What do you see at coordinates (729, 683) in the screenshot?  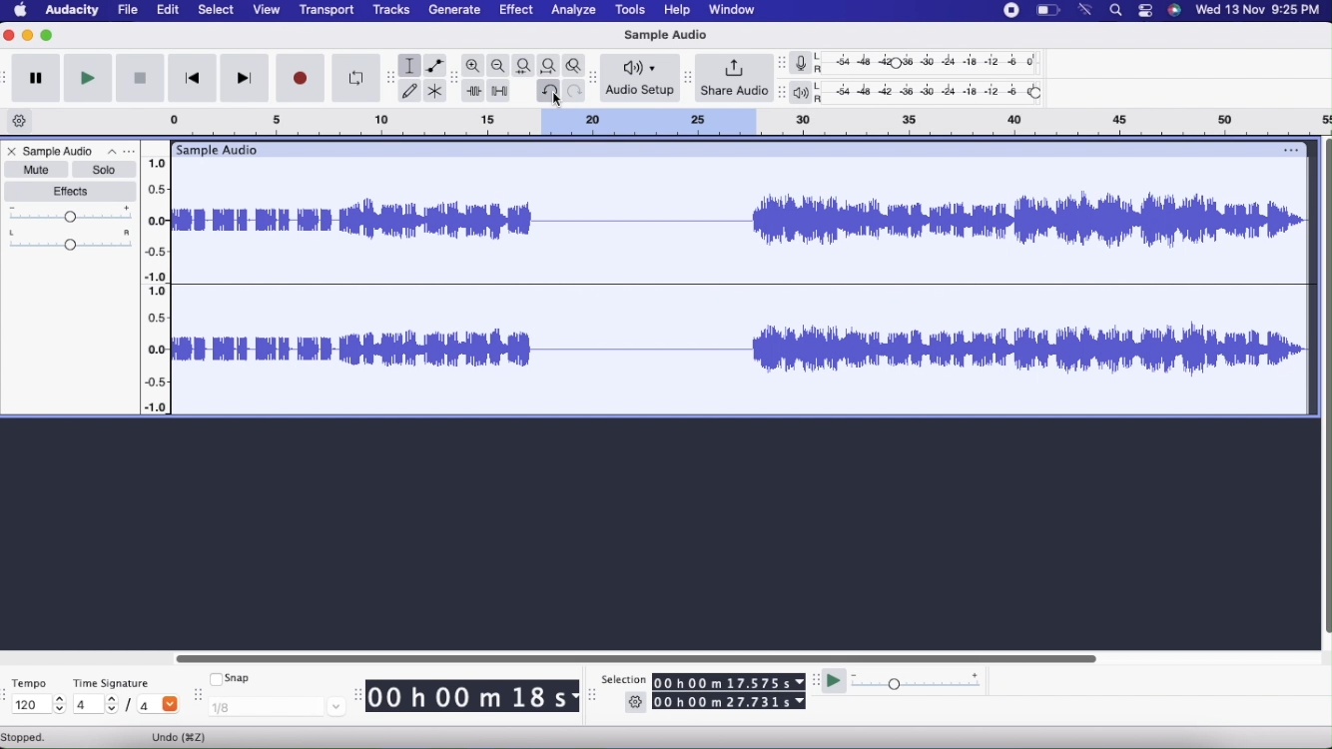 I see `00 h 00 m 17.575 s` at bounding box center [729, 683].